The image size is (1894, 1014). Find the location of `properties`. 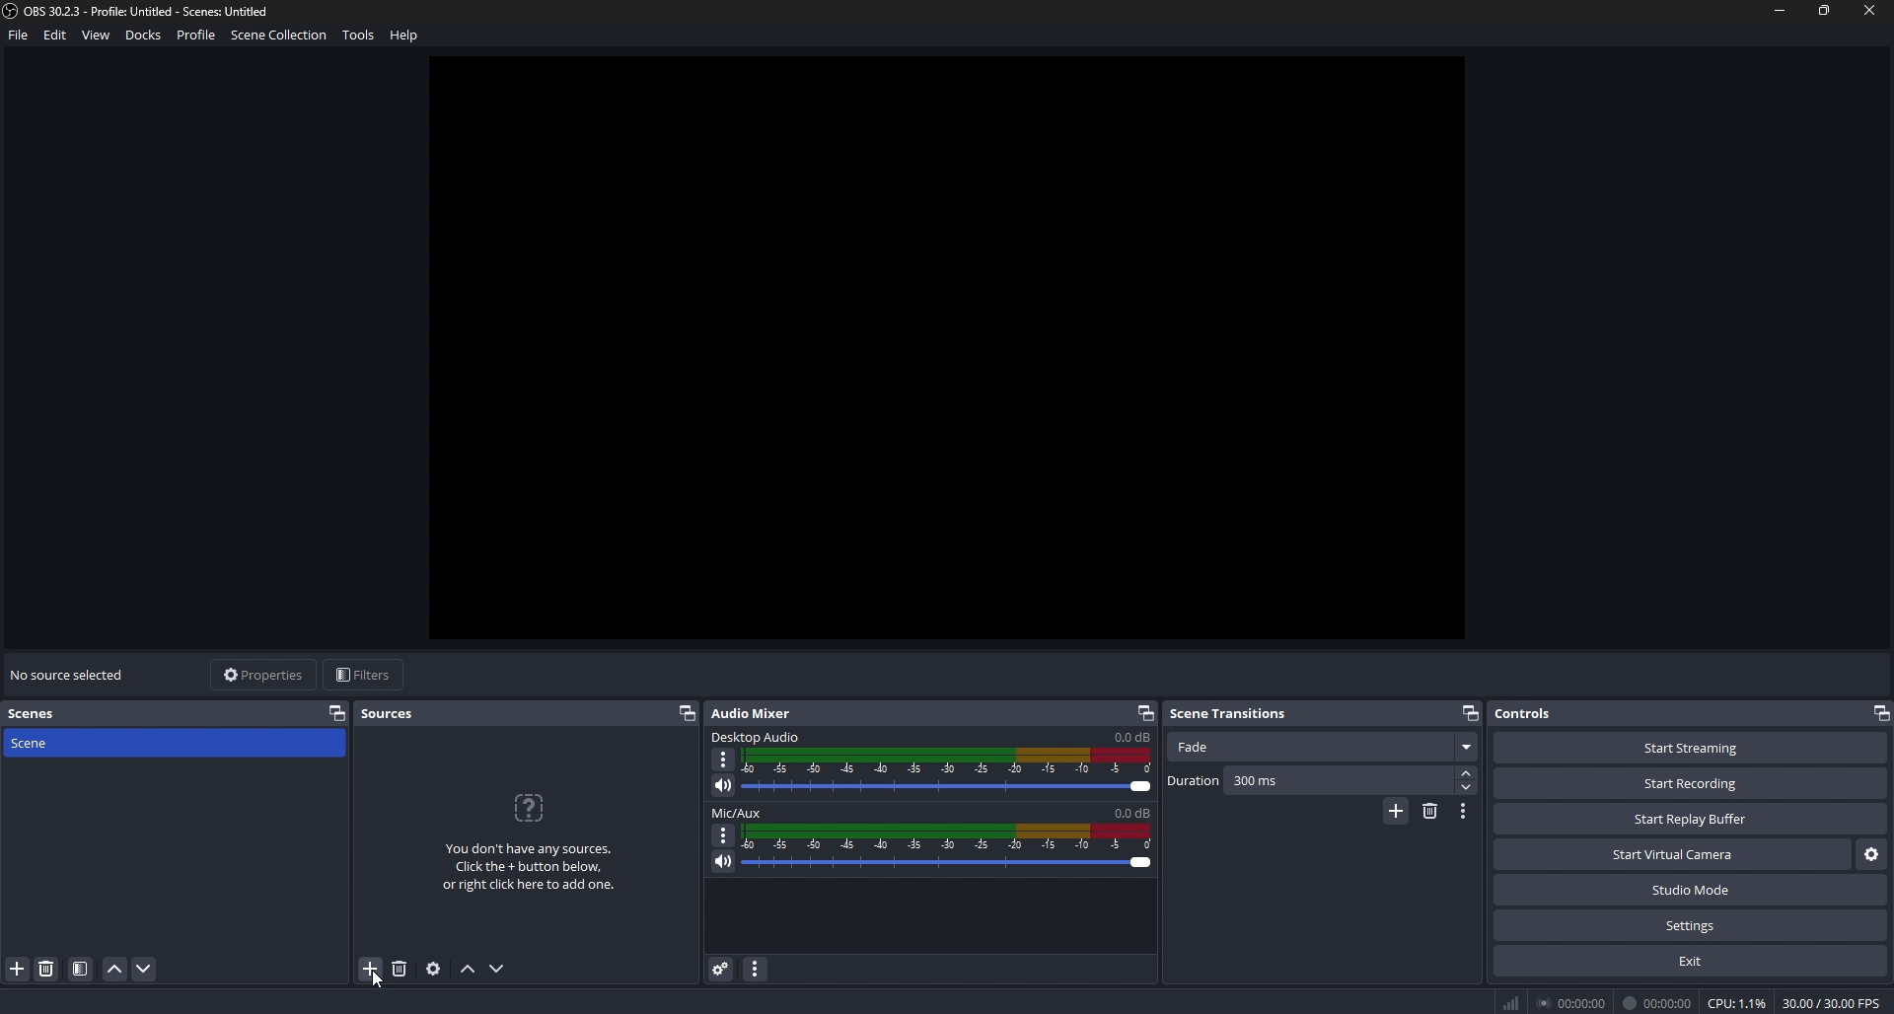

properties is located at coordinates (265, 675).